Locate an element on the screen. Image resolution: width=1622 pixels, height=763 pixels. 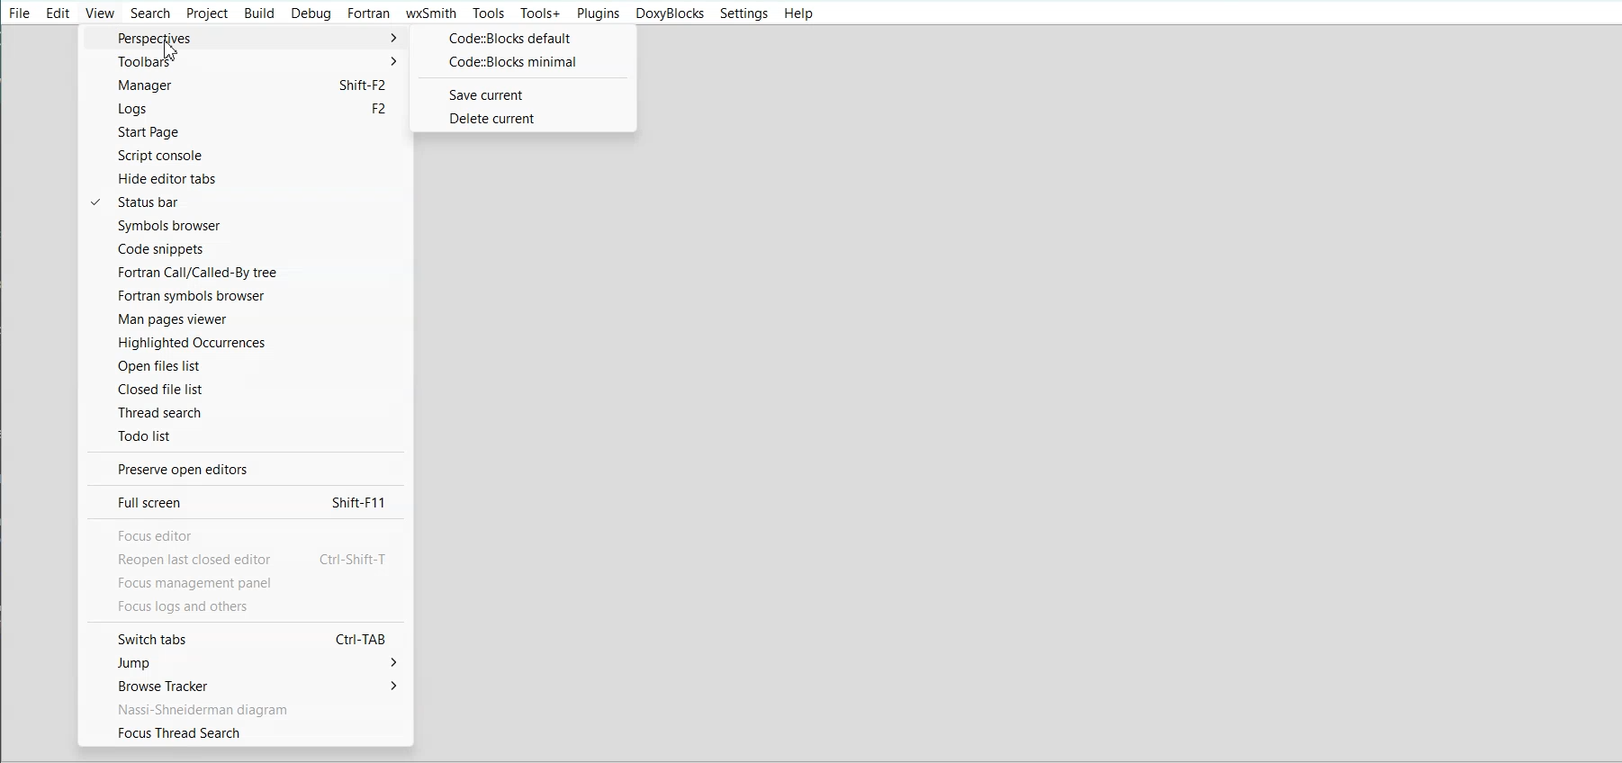
Code snippets is located at coordinates (248, 248).